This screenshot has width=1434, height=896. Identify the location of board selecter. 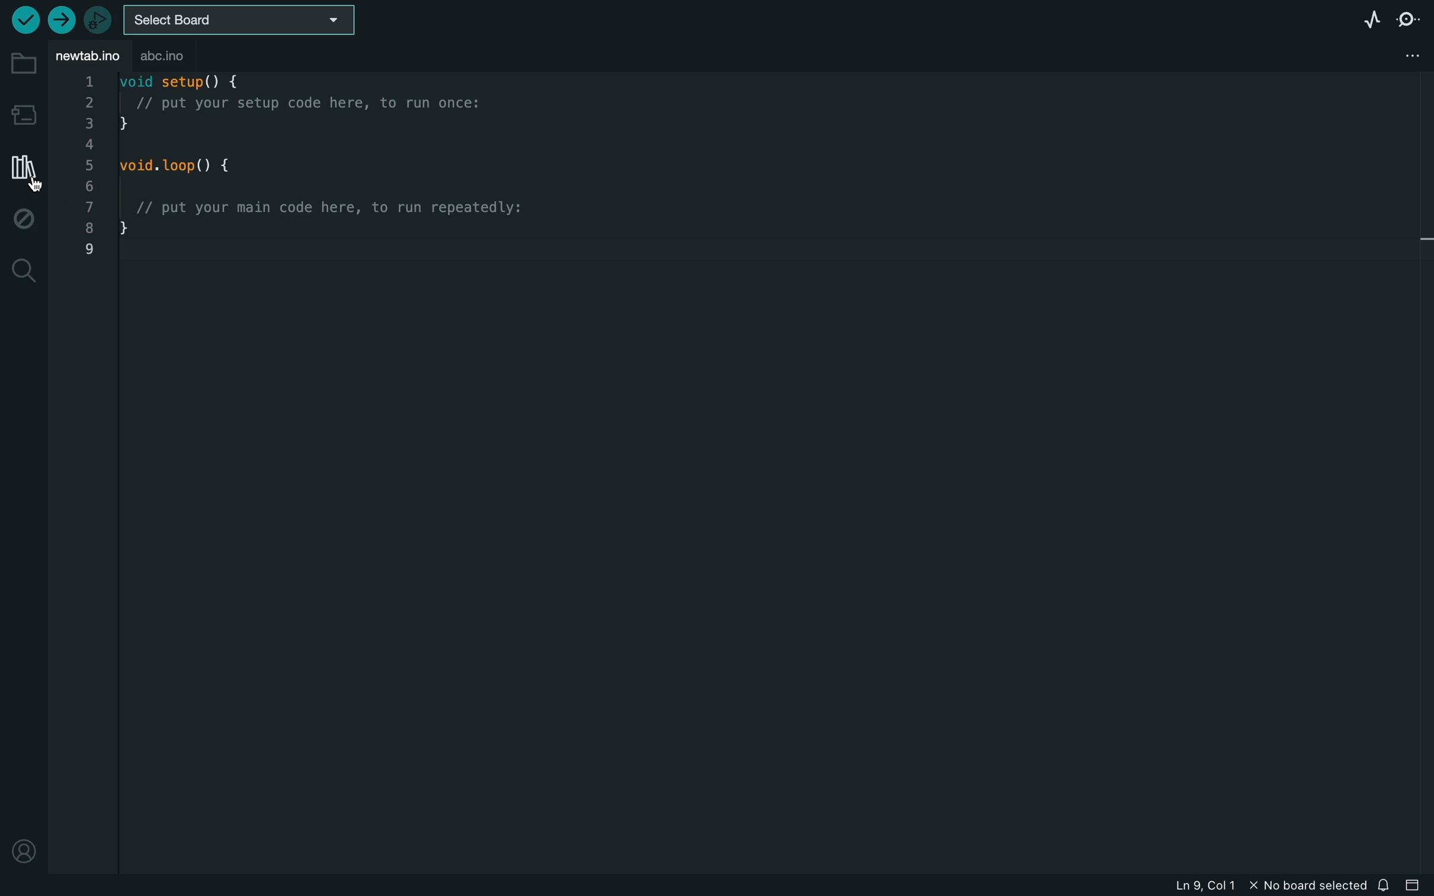
(239, 21).